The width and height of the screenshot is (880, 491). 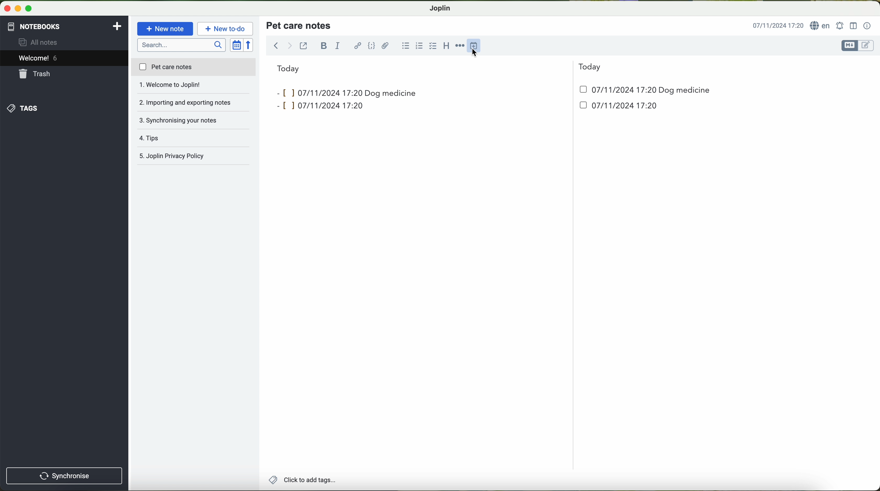 What do you see at coordinates (385, 45) in the screenshot?
I see `attach file` at bounding box center [385, 45].